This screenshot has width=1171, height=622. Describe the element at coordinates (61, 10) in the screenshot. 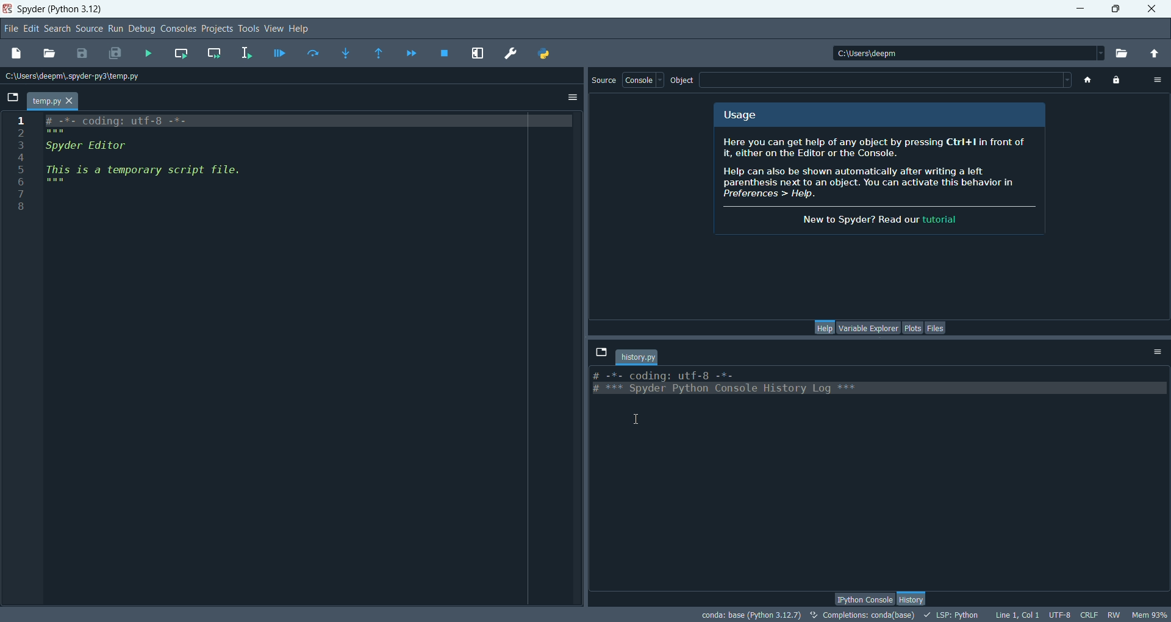

I see `spyder` at that location.